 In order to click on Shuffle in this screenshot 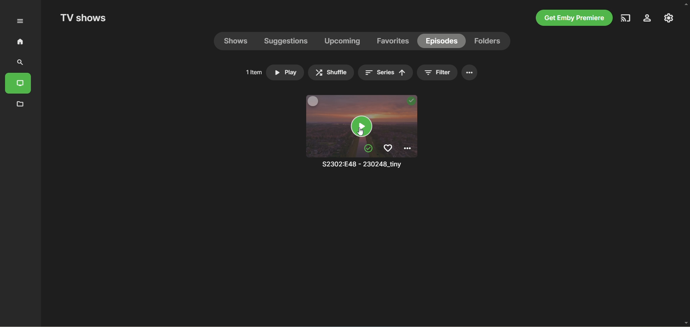, I will do `click(331, 72)`.